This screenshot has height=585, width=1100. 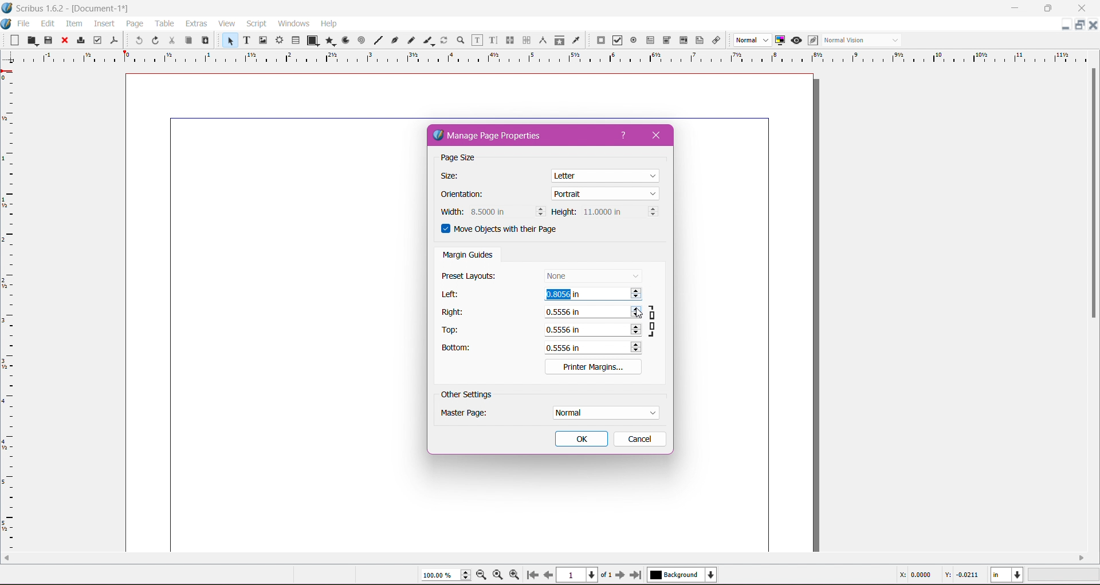 What do you see at coordinates (606, 193) in the screenshot?
I see `Set Page Orientation` at bounding box center [606, 193].